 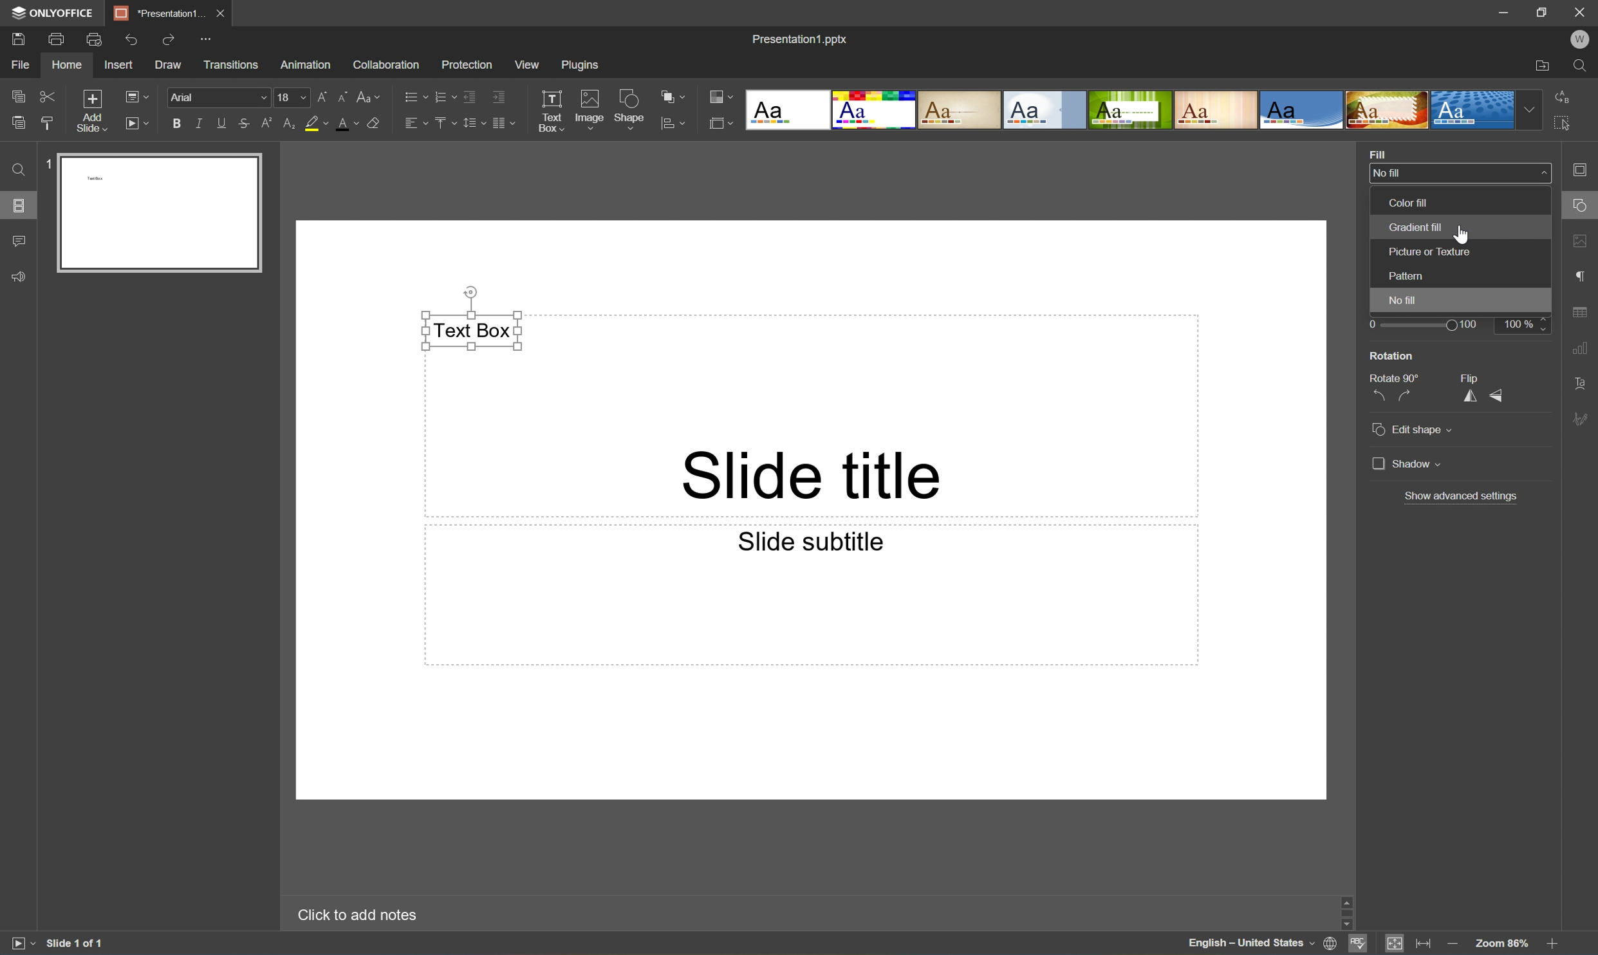 What do you see at coordinates (292, 96) in the screenshot?
I see `Font size` at bounding box center [292, 96].